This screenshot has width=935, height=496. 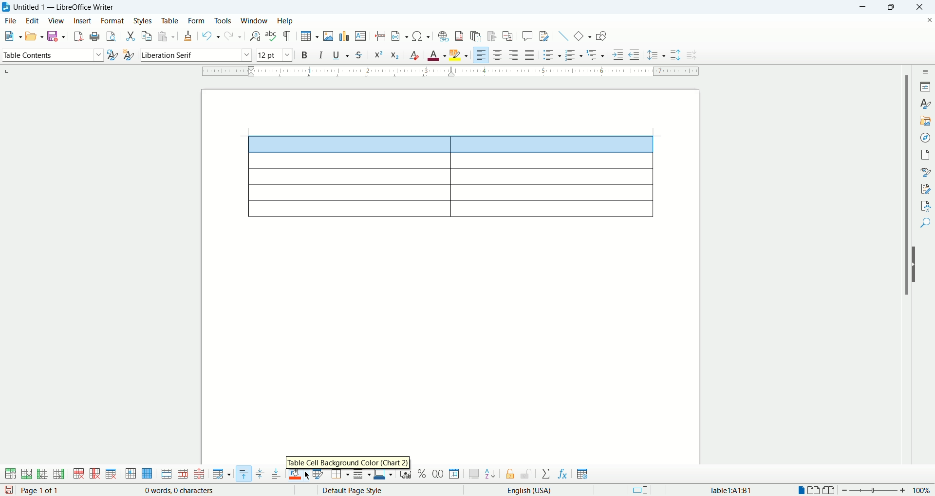 I want to click on insert caption, so click(x=474, y=474).